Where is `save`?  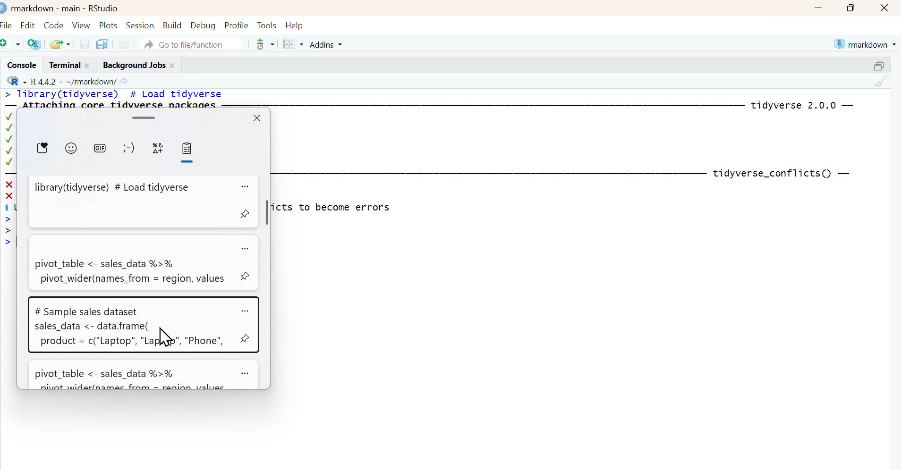
save is located at coordinates (85, 43).